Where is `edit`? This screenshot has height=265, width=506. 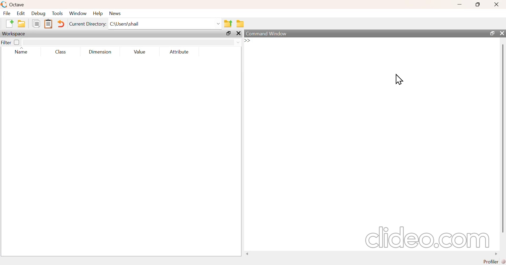
edit is located at coordinates (22, 13).